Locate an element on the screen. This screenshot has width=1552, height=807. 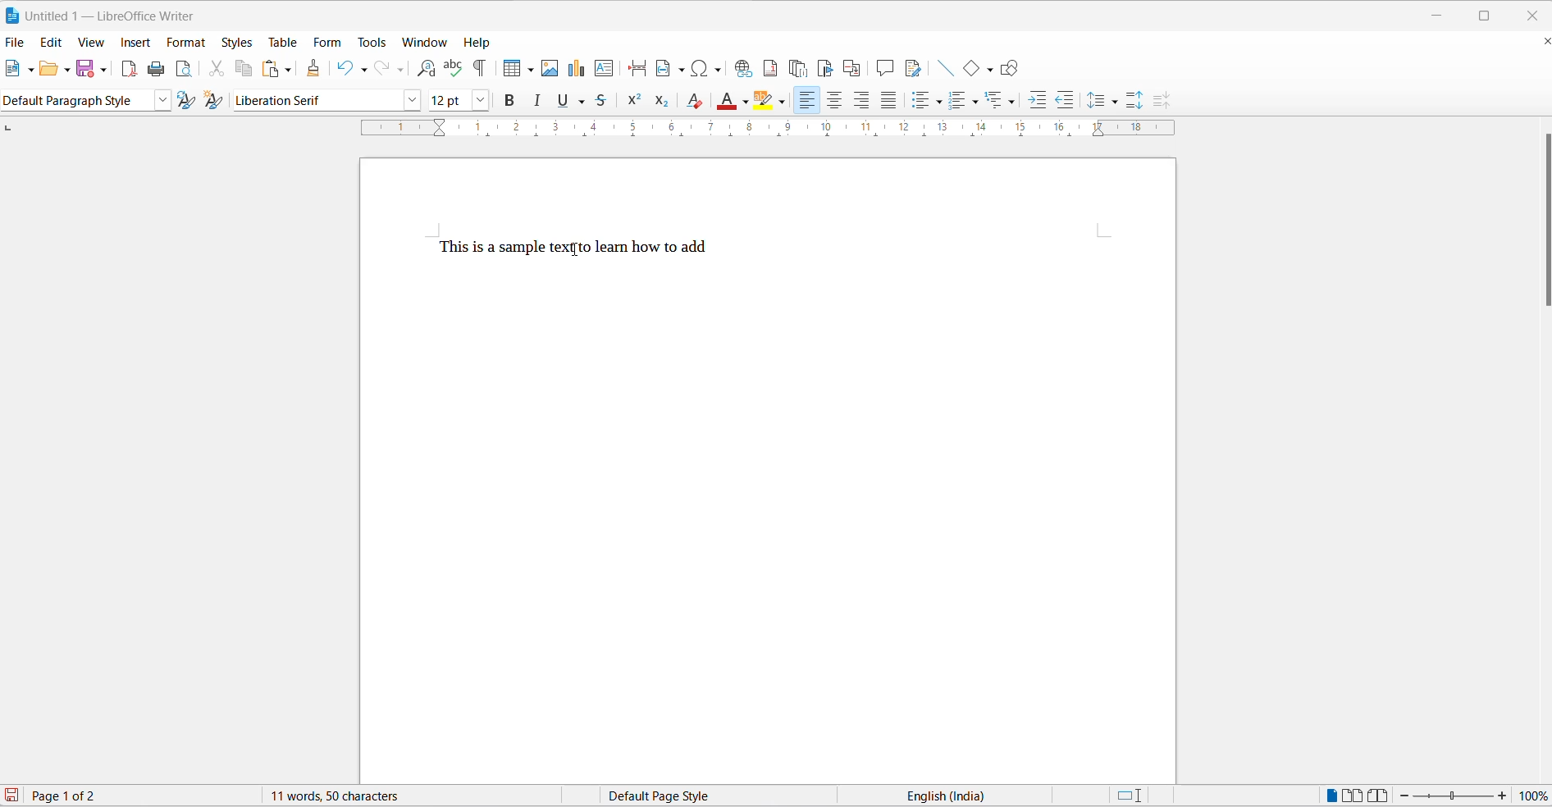
insert footnote is located at coordinates (771, 68).